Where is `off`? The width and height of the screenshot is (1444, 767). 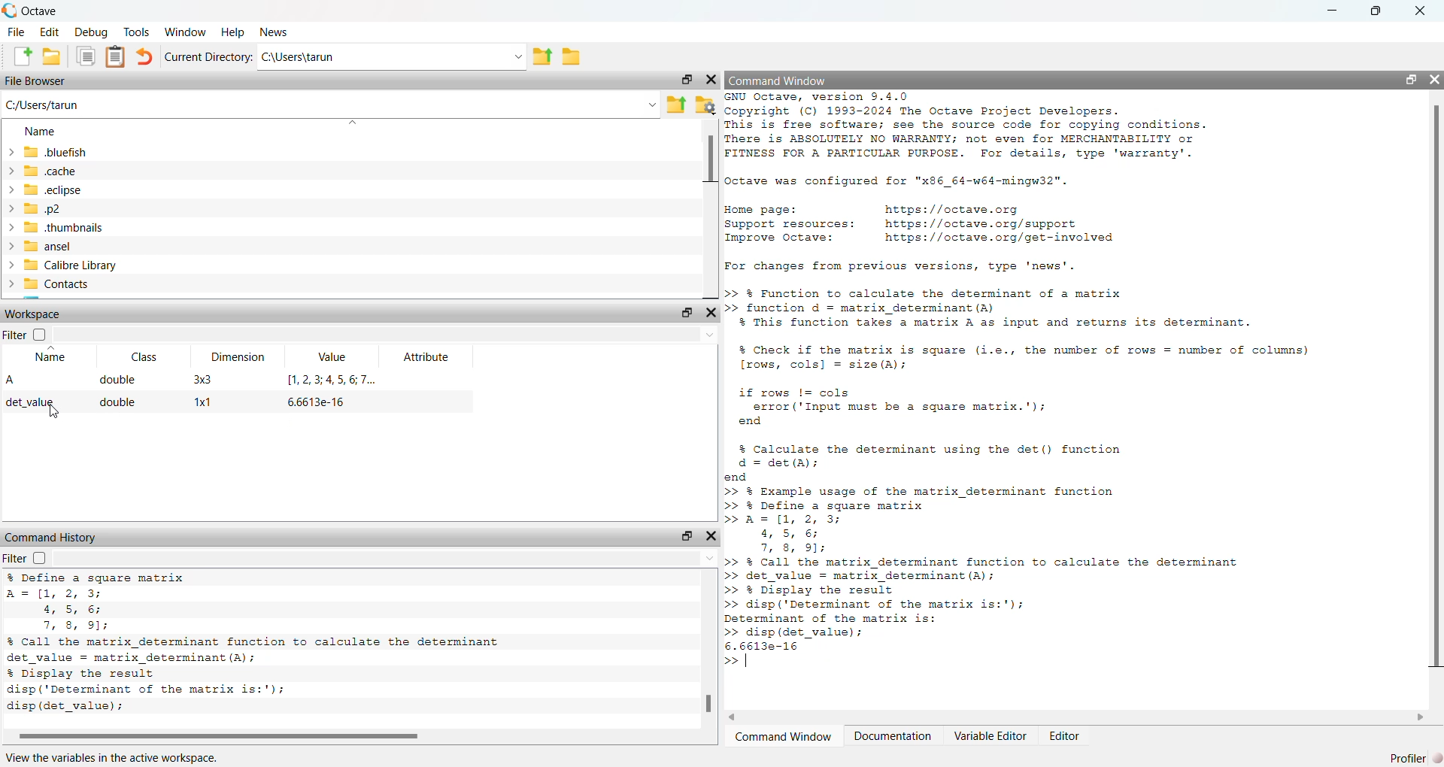
off is located at coordinates (42, 335).